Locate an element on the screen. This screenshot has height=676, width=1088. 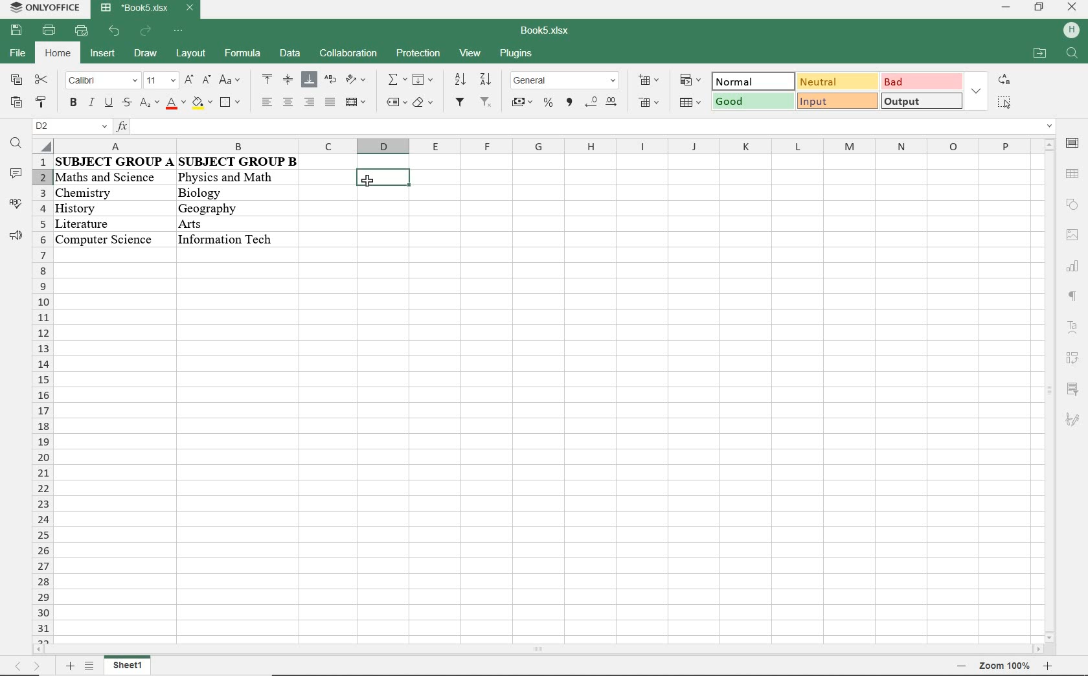
computer science  is located at coordinates (104, 238).